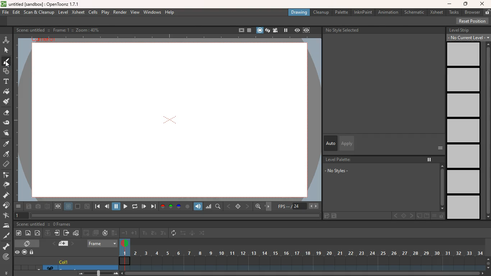 This screenshot has width=491, height=276. I want to click on edit, so click(325, 216).